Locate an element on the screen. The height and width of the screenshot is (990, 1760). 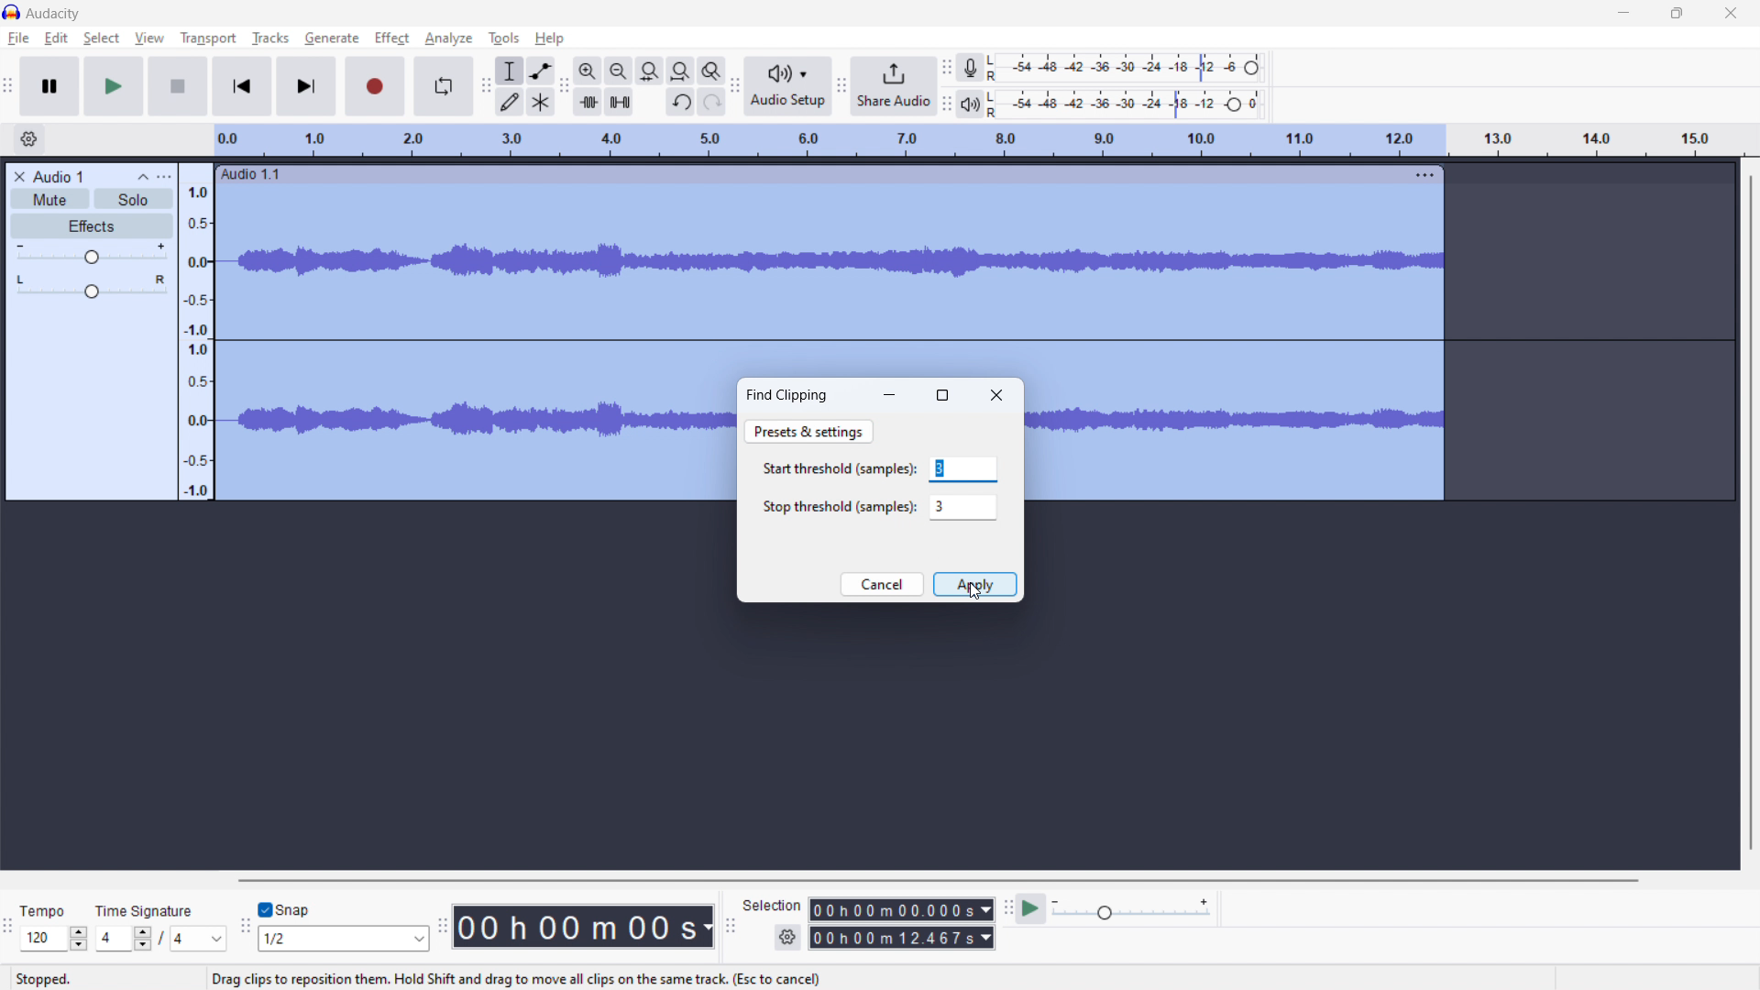
stop is located at coordinates (178, 86).